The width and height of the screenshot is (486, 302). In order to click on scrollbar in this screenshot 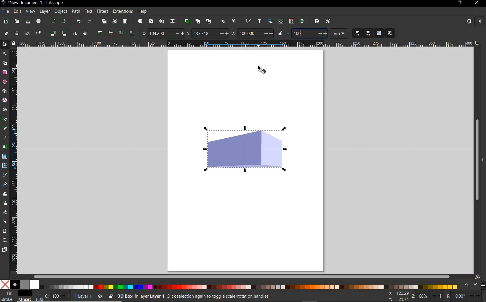, I will do `click(242, 276)`.